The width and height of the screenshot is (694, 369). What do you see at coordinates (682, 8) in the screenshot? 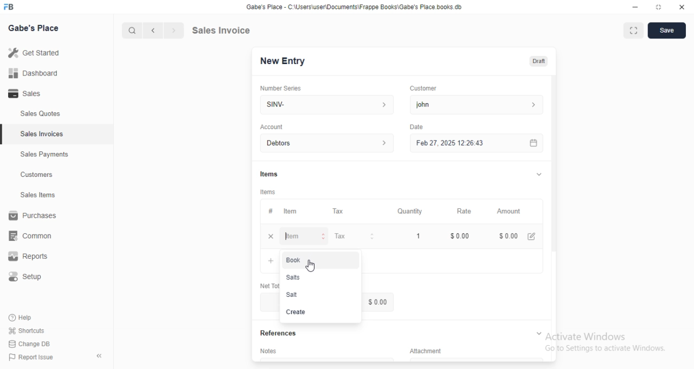
I see `Close` at bounding box center [682, 8].